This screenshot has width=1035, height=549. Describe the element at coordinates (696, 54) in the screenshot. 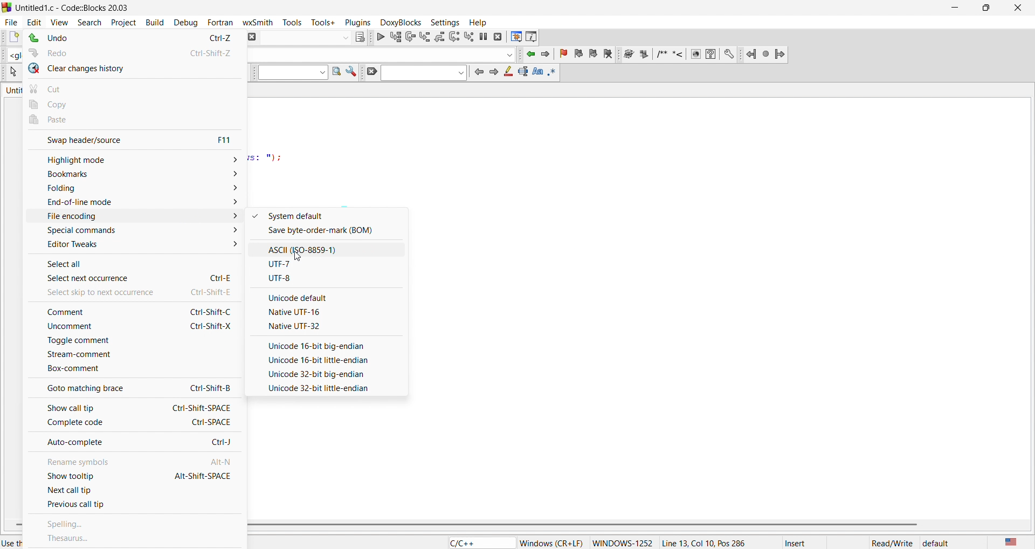

I see `web` at that location.